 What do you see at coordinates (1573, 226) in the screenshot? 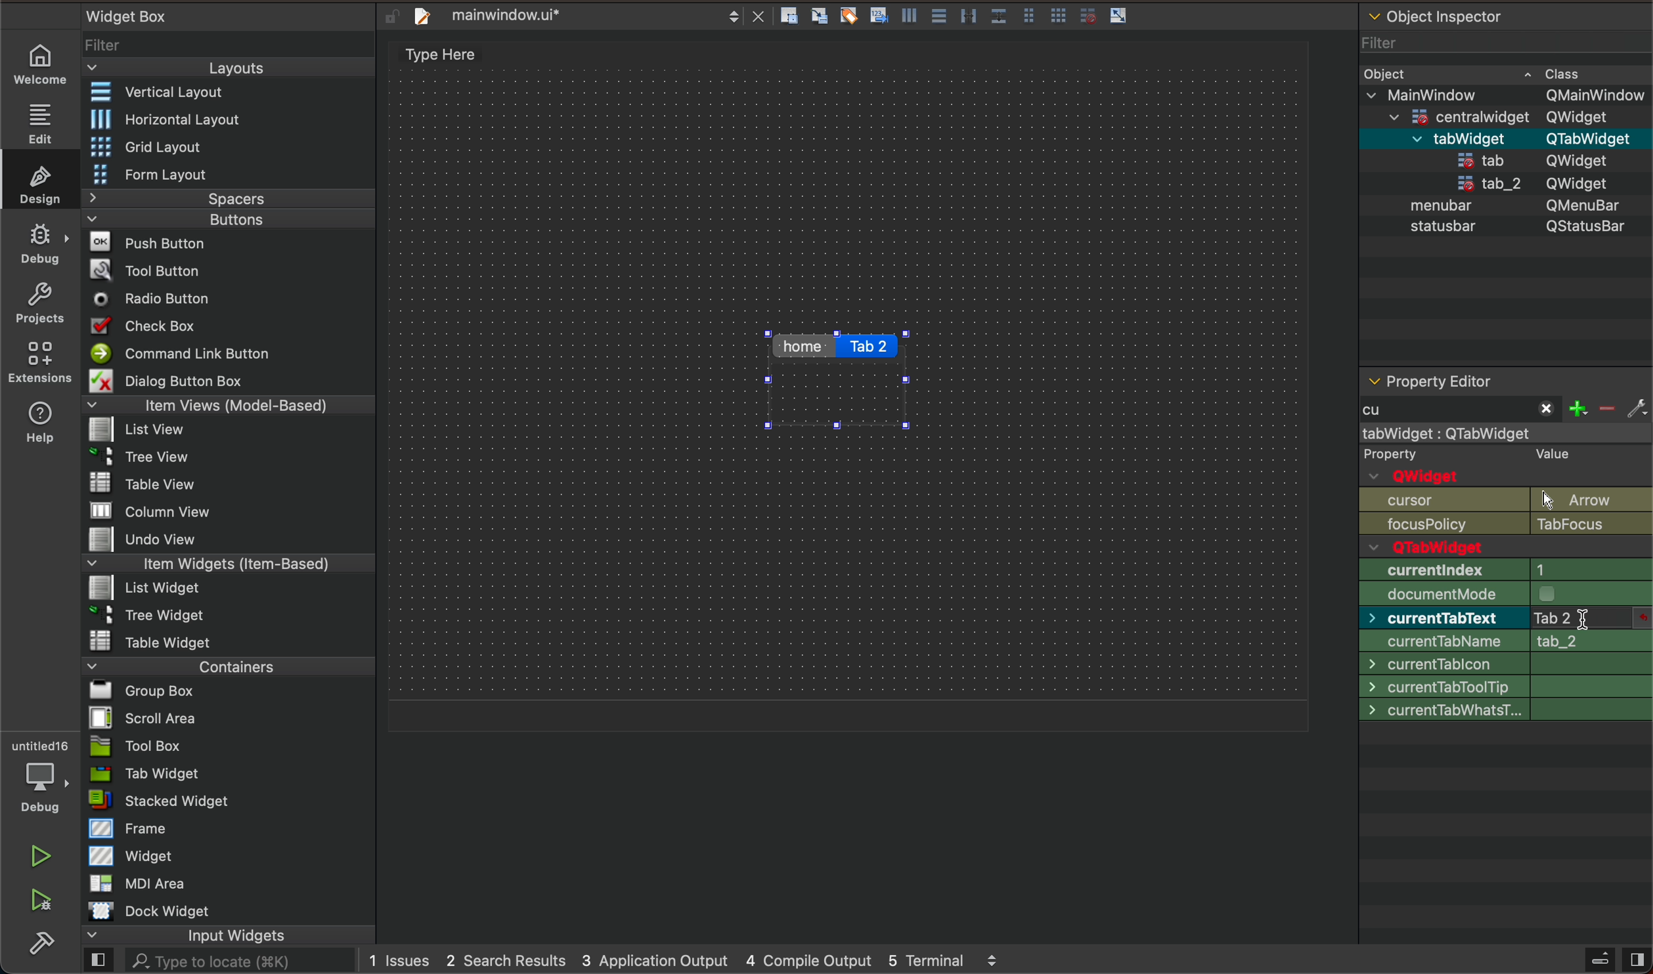
I see `QStatusBar` at bounding box center [1573, 226].